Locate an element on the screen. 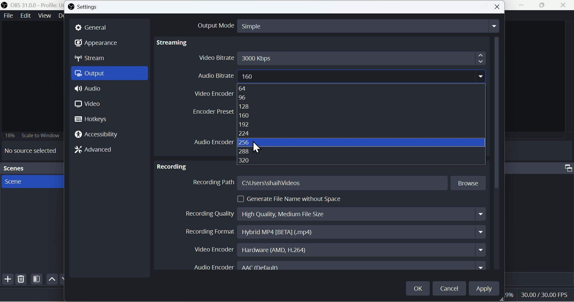 The image size is (574, 302). Add is located at coordinates (7, 280).